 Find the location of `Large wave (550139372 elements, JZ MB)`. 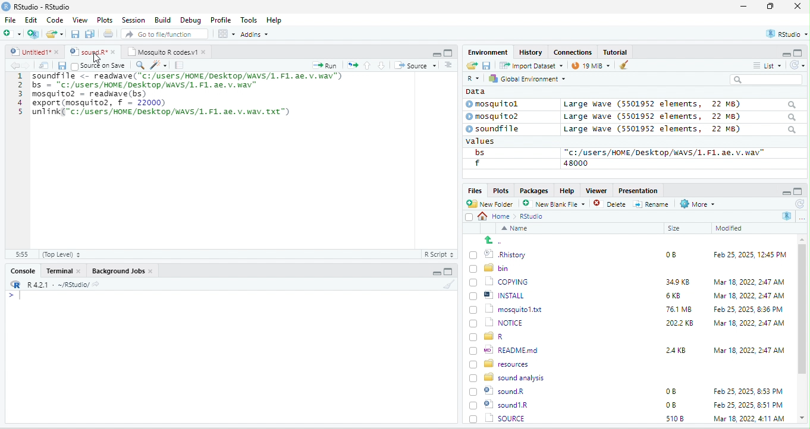

Large wave (550139372 elements, JZ MB) is located at coordinates (681, 116).